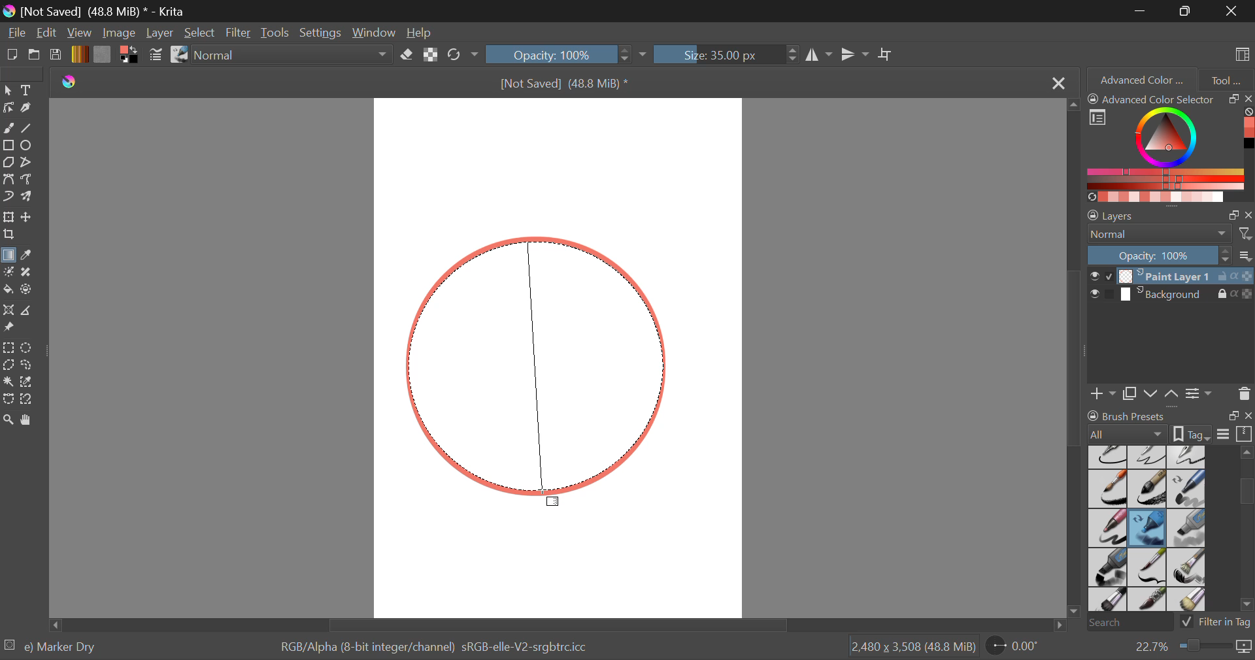  What do you see at coordinates (56, 56) in the screenshot?
I see `Save` at bounding box center [56, 56].